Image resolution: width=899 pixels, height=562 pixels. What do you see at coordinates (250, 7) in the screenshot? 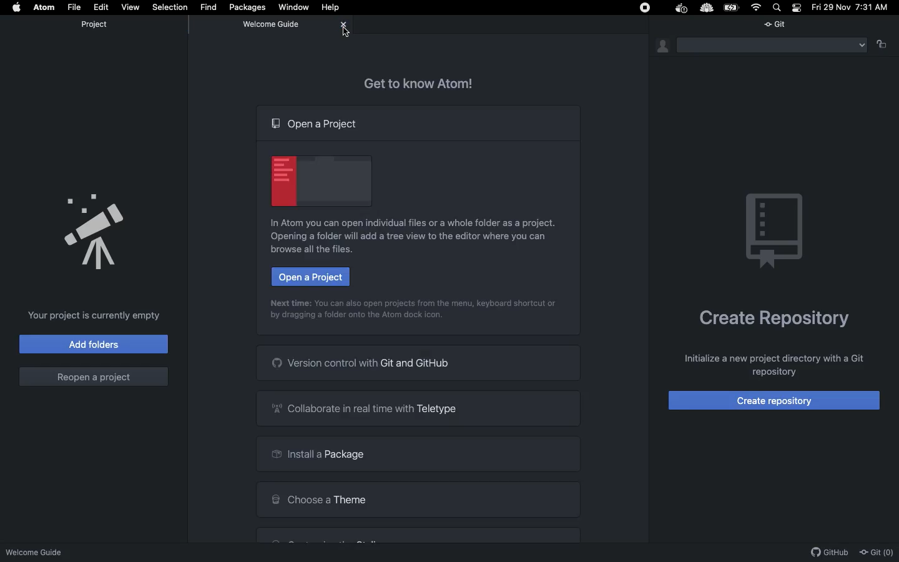
I see `Packages` at bounding box center [250, 7].